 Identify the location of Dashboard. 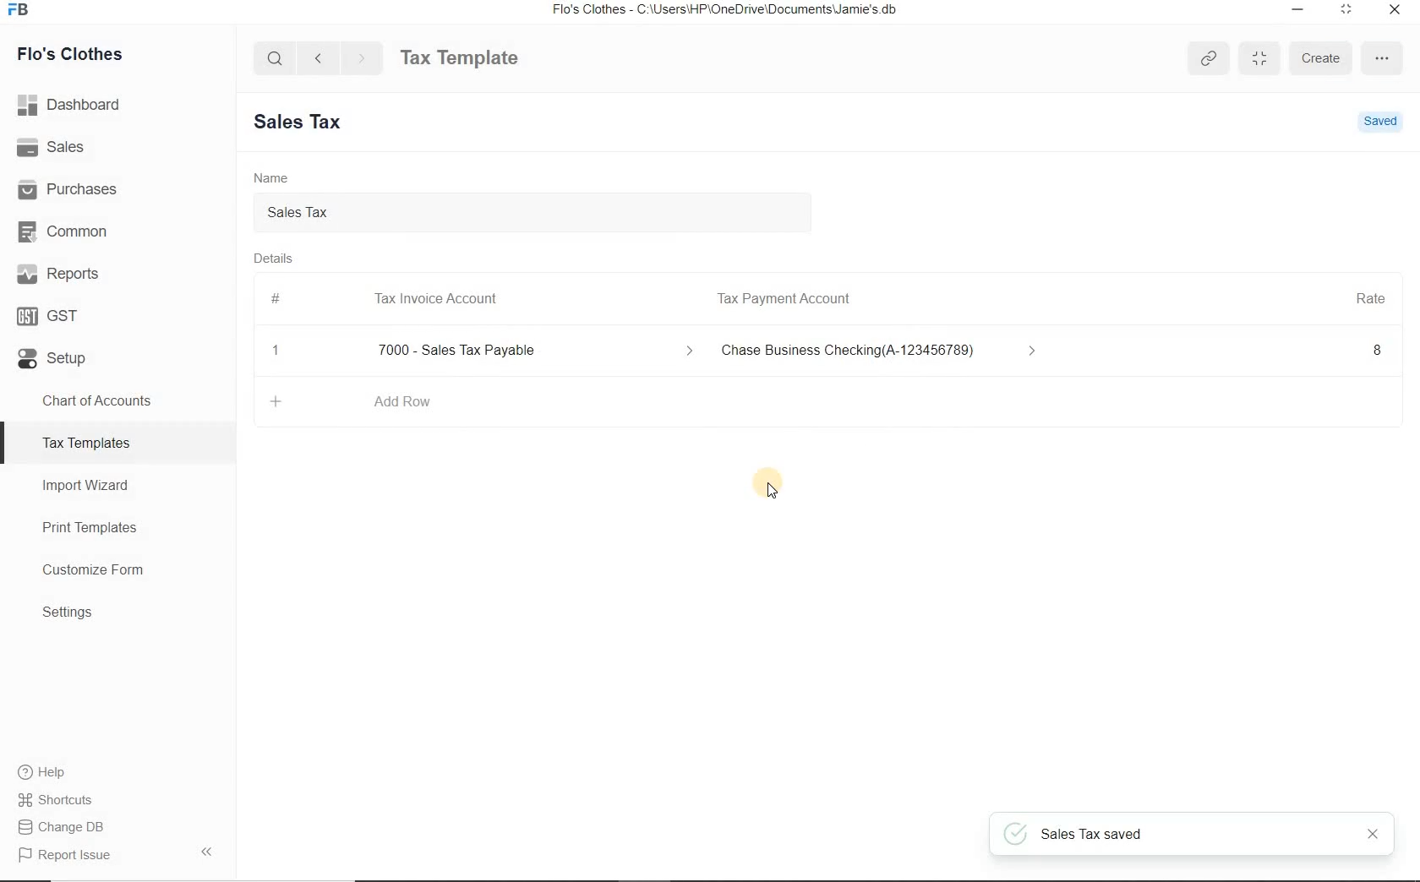
(118, 105).